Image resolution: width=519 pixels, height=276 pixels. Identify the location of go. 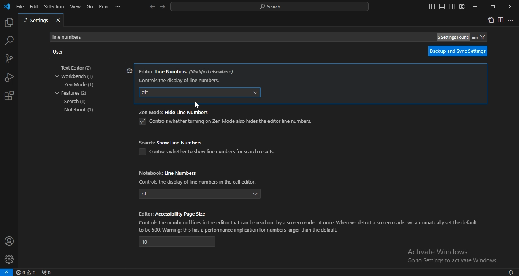
(90, 7).